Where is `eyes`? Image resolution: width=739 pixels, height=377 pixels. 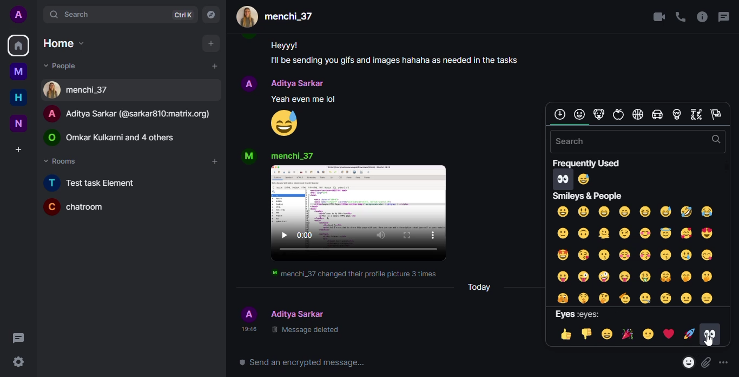
eyes is located at coordinates (710, 330).